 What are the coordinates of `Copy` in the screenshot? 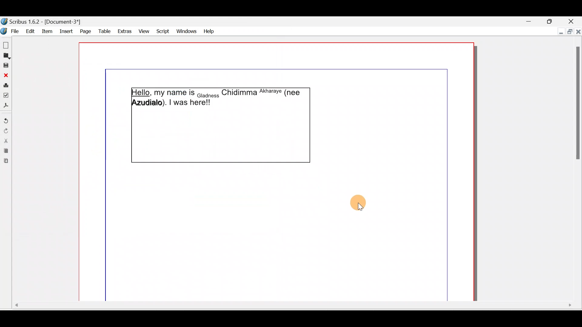 It's located at (5, 152).